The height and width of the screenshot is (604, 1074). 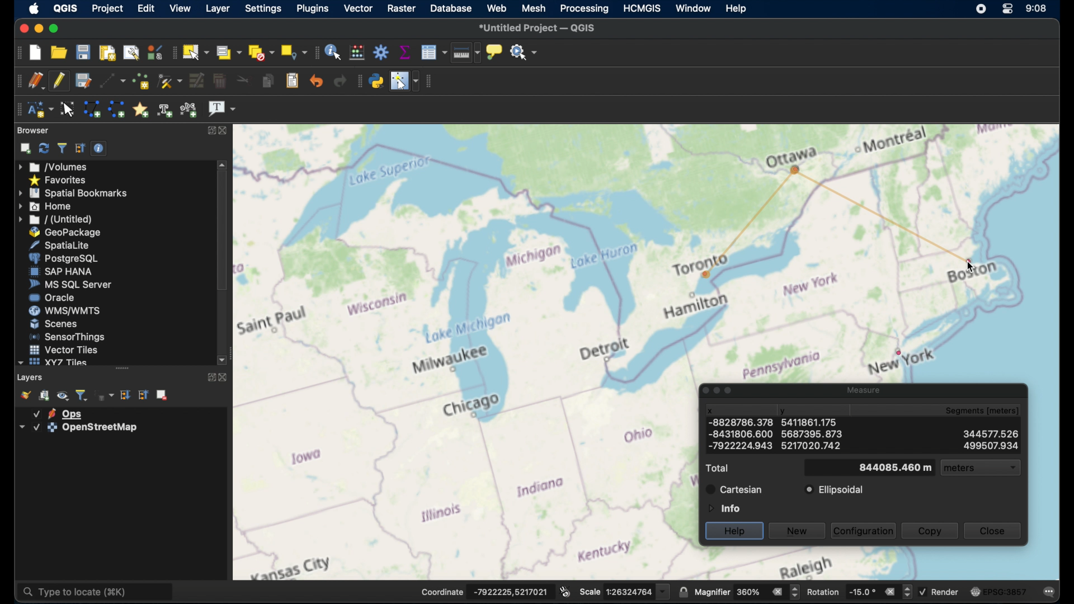 What do you see at coordinates (82, 80) in the screenshot?
I see `save layer edits` at bounding box center [82, 80].